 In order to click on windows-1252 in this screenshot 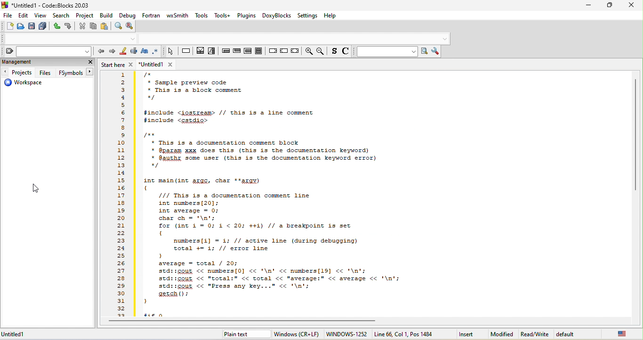, I will do `click(346, 334)`.